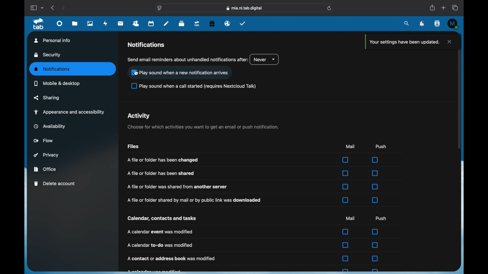 The width and height of the screenshot is (488, 274). Describe the element at coordinates (243, 23) in the screenshot. I see `tasks` at that location.